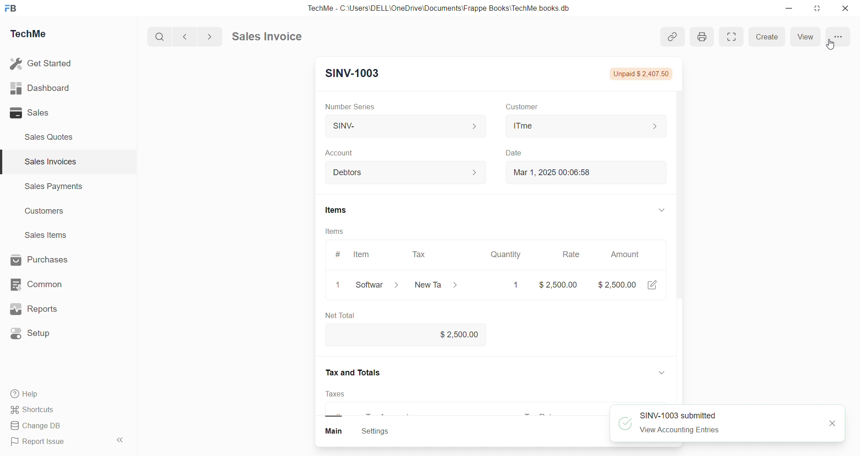  I want to click on 1, so click(516, 285).